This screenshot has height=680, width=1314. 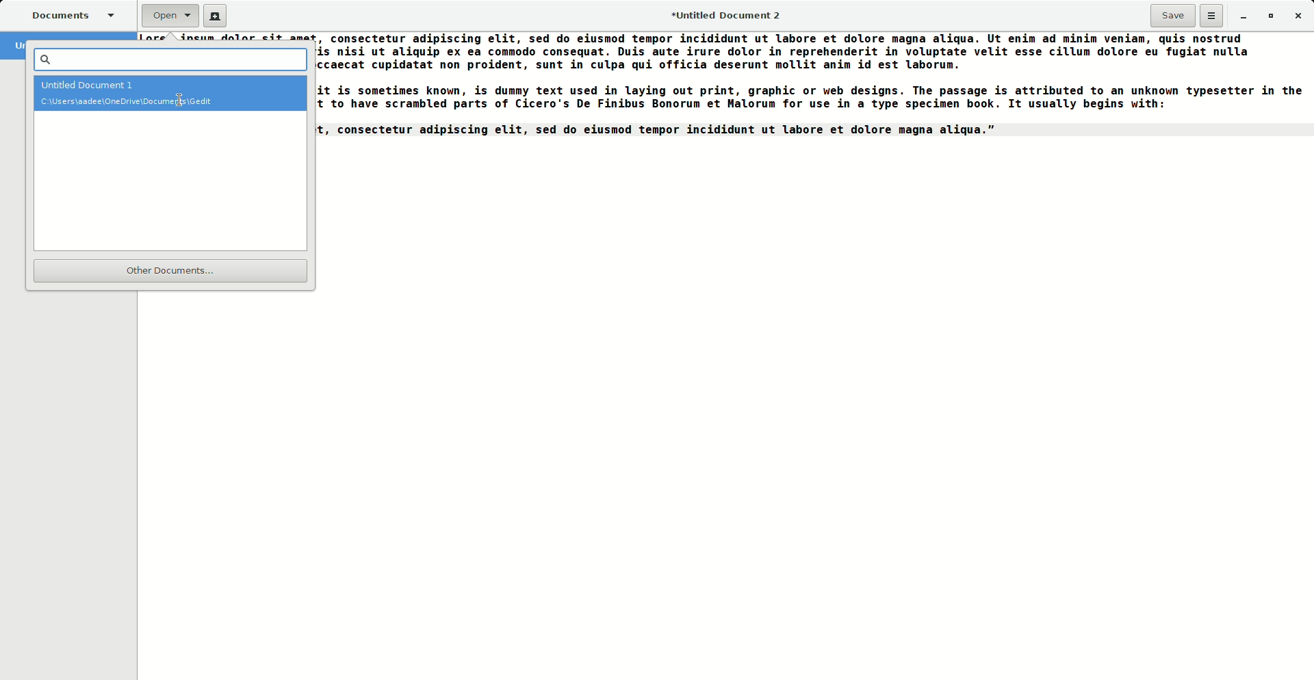 I want to click on Minimize, so click(x=1243, y=16).